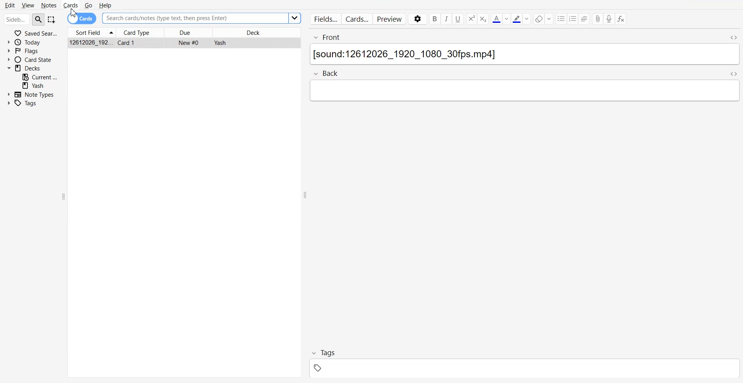 The height and width of the screenshot is (383, 743). Describe the element at coordinates (524, 55) in the screenshot. I see `Text` at that location.